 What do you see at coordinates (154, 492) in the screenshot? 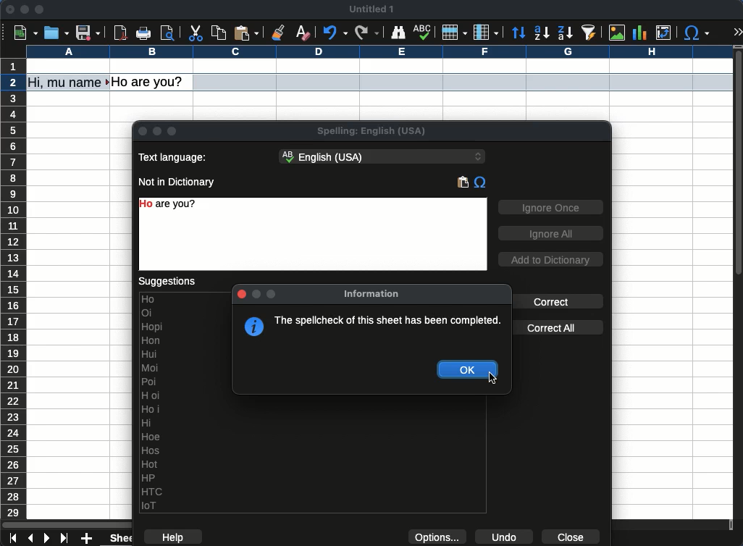
I see `HT` at bounding box center [154, 492].